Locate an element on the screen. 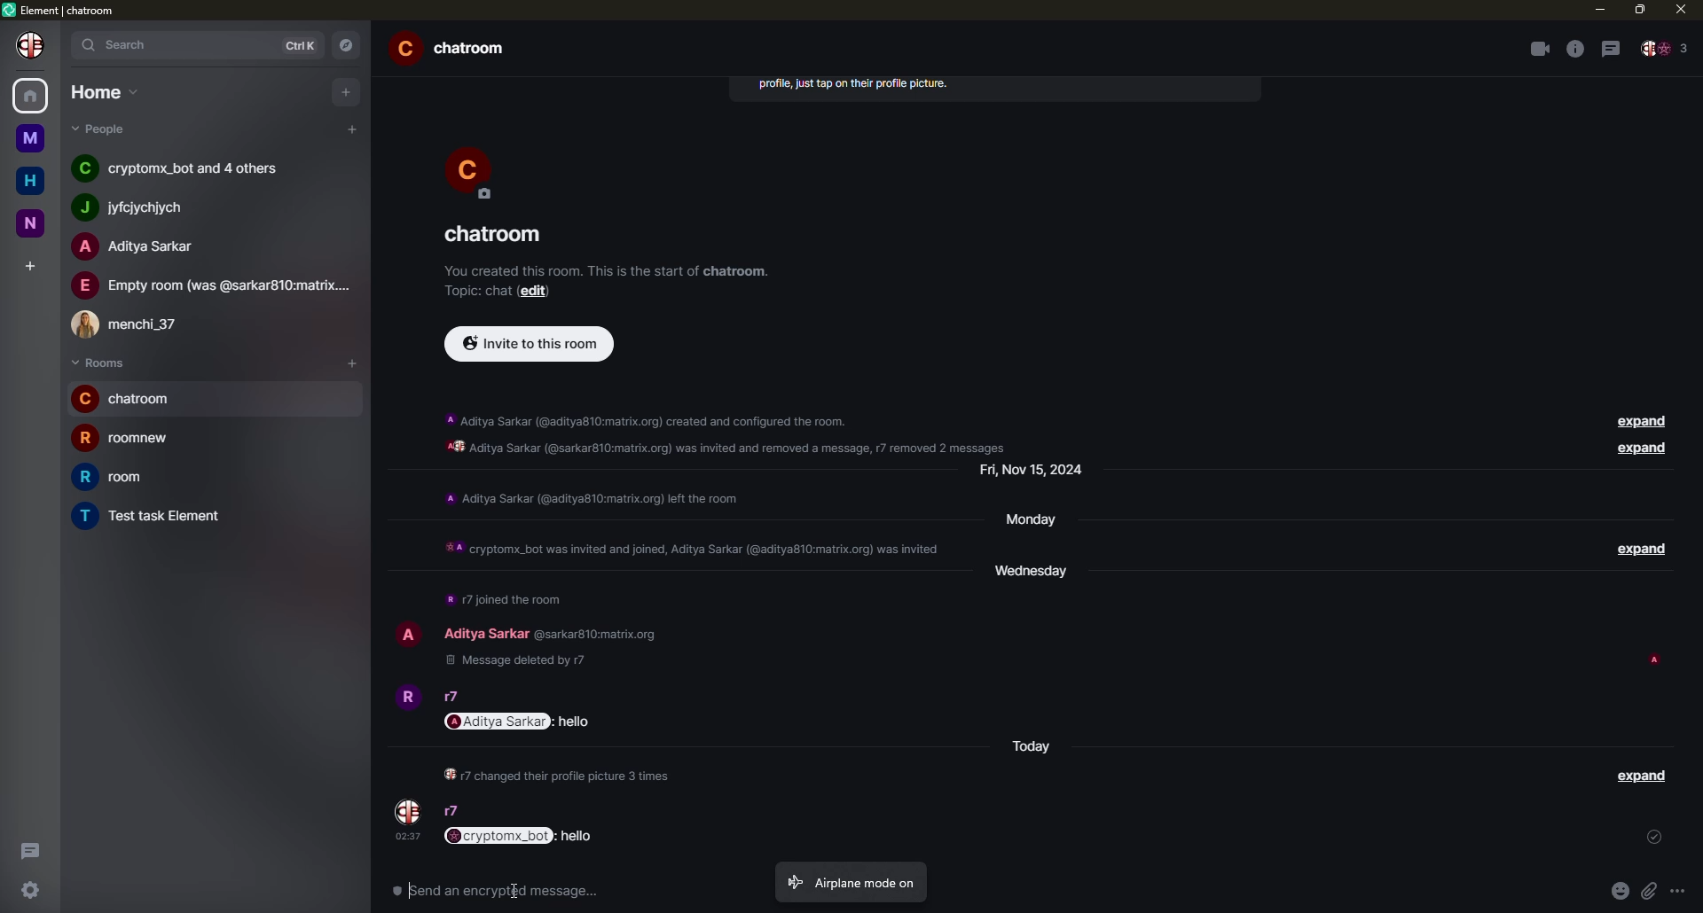 The image size is (1703, 913). people is located at coordinates (454, 812).